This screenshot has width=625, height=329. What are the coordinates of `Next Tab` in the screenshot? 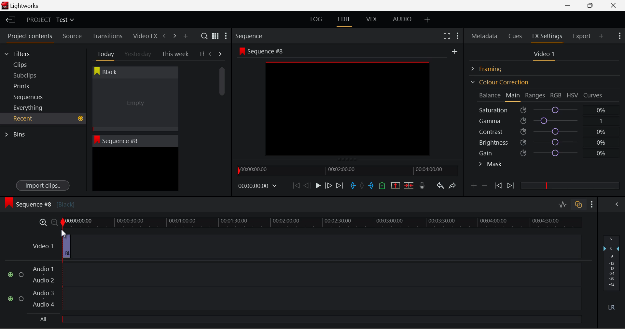 It's located at (221, 53).